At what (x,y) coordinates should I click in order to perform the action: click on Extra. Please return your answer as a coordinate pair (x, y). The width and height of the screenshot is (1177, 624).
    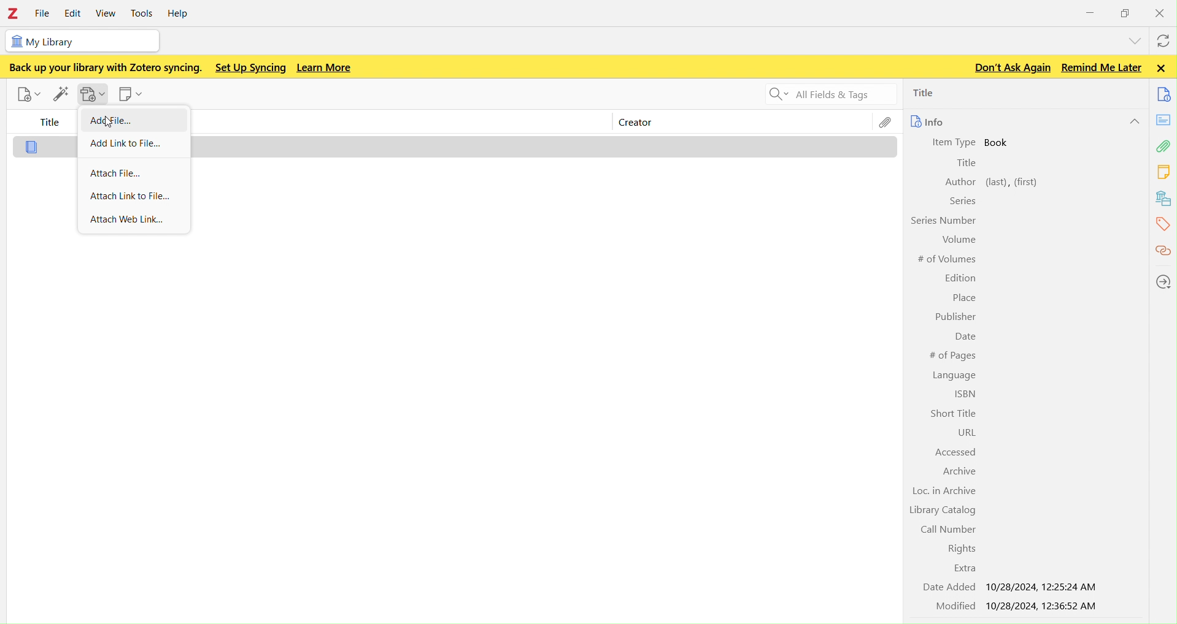
    Looking at the image, I should click on (960, 568).